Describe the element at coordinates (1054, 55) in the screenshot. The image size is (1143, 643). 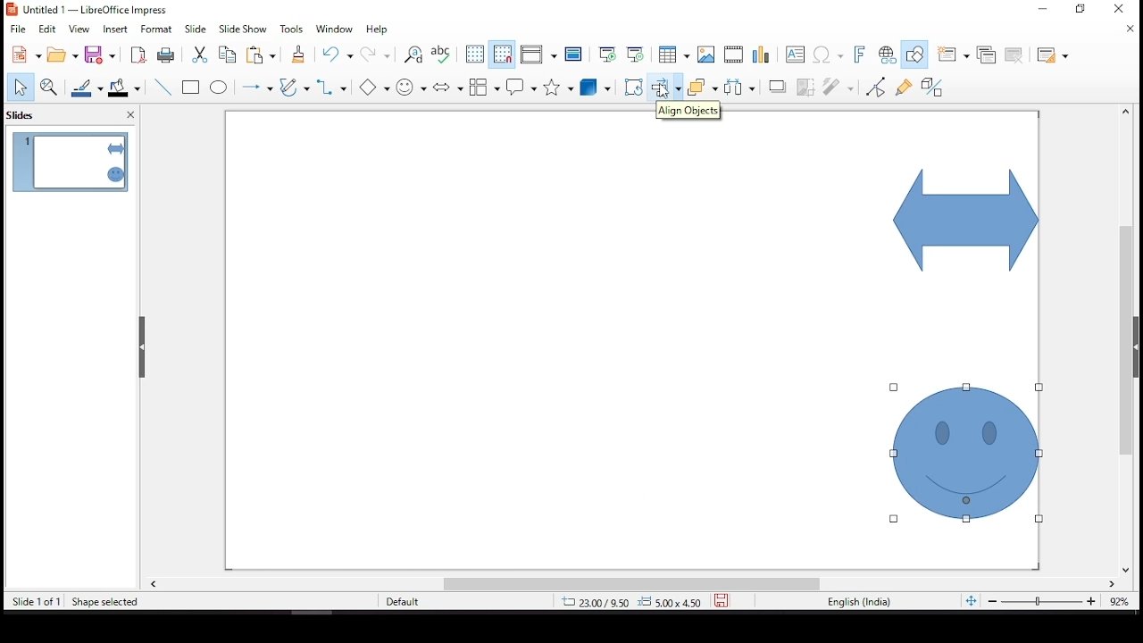
I see `slide layout` at that location.